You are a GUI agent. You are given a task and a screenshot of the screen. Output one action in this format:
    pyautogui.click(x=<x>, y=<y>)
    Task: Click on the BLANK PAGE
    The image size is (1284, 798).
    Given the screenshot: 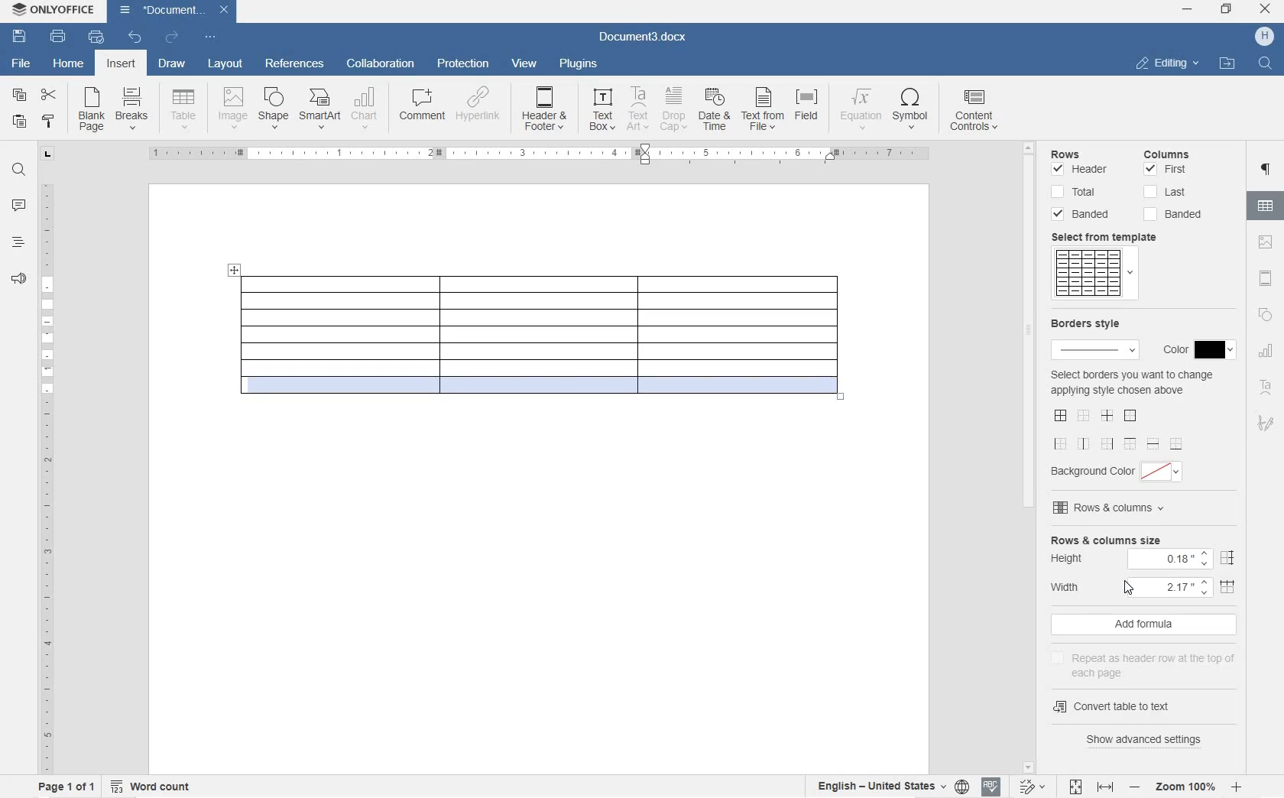 What is the action you would take?
    pyautogui.click(x=92, y=110)
    